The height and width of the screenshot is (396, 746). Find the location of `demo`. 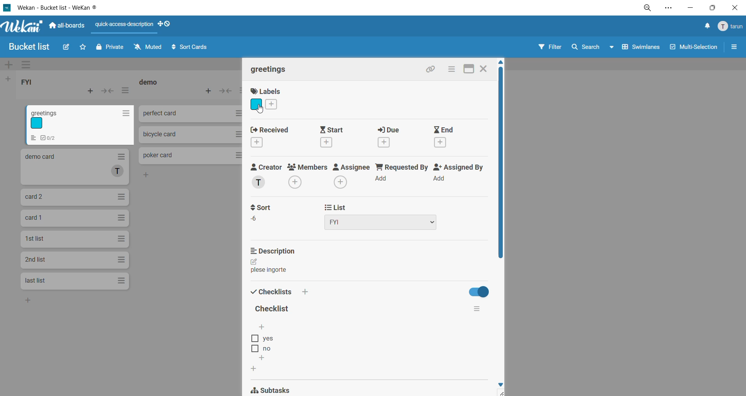

demo is located at coordinates (151, 82).